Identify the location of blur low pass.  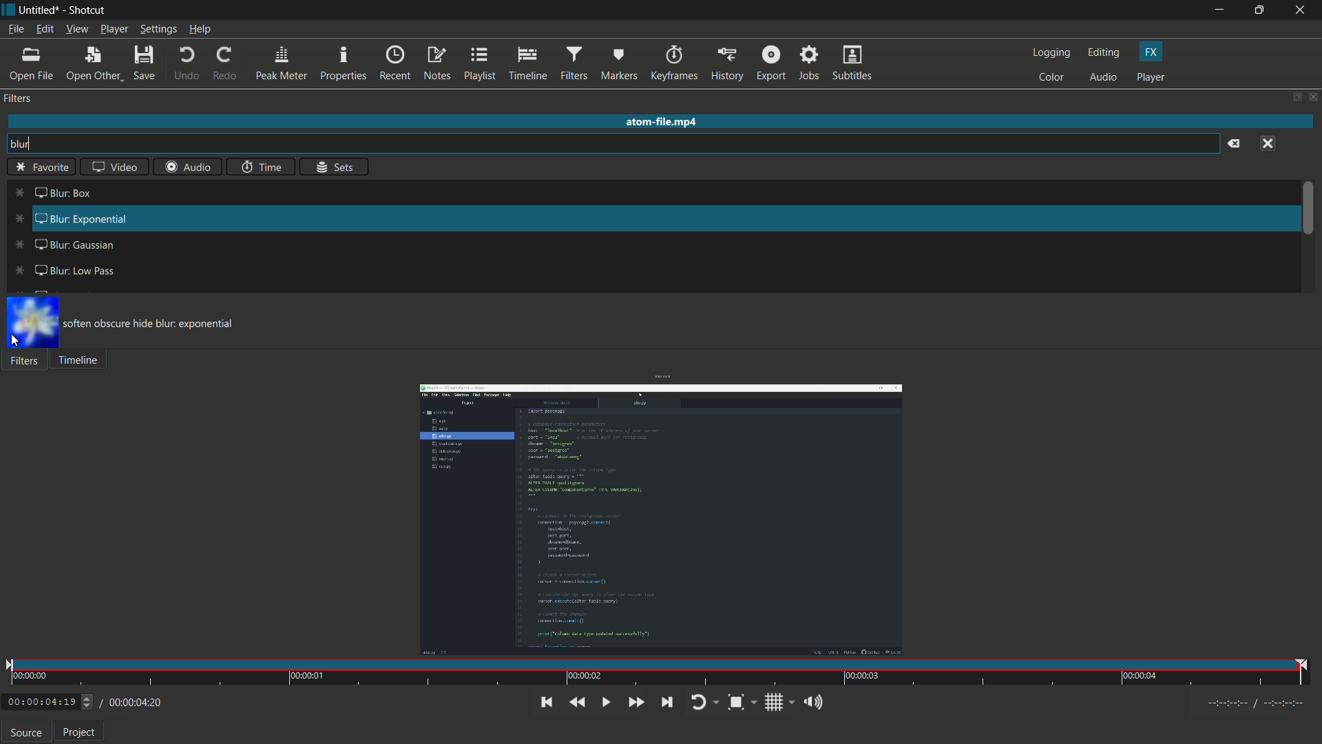
(65, 269).